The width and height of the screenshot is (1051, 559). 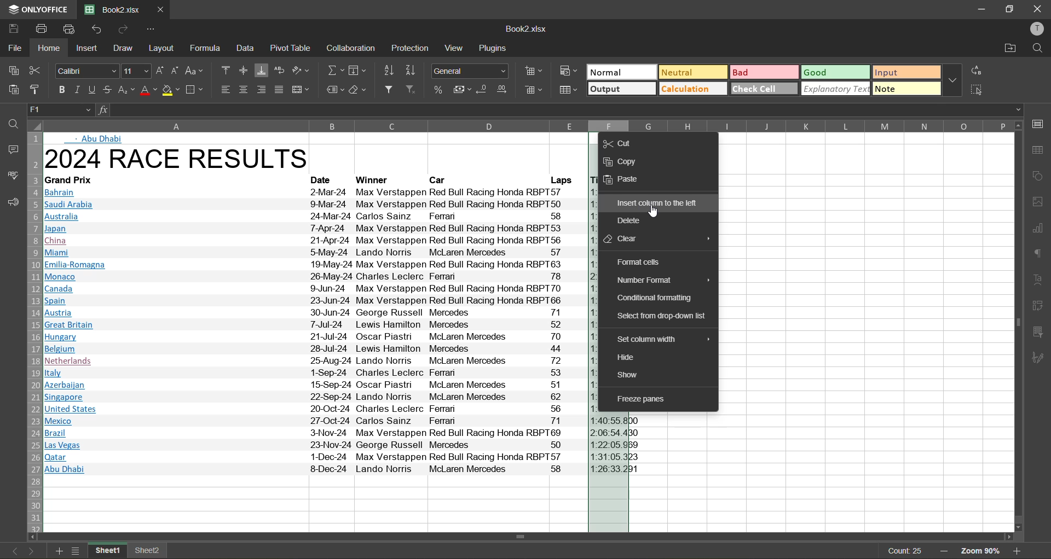 What do you see at coordinates (506, 88) in the screenshot?
I see `increase decimal` at bounding box center [506, 88].